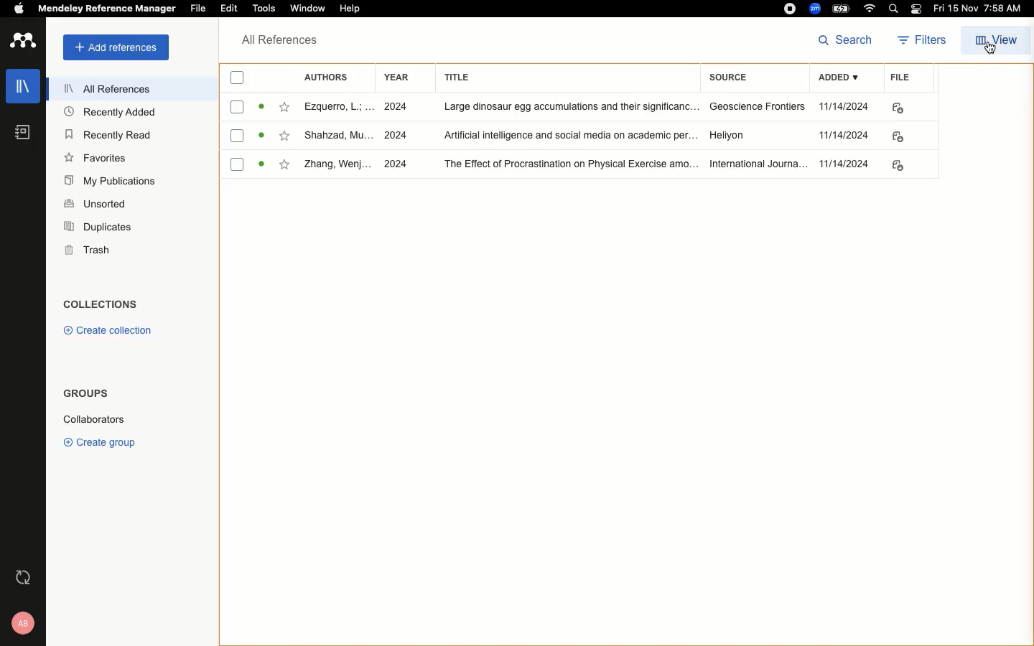  Describe the element at coordinates (995, 39) in the screenshot. I see `View` at that location.